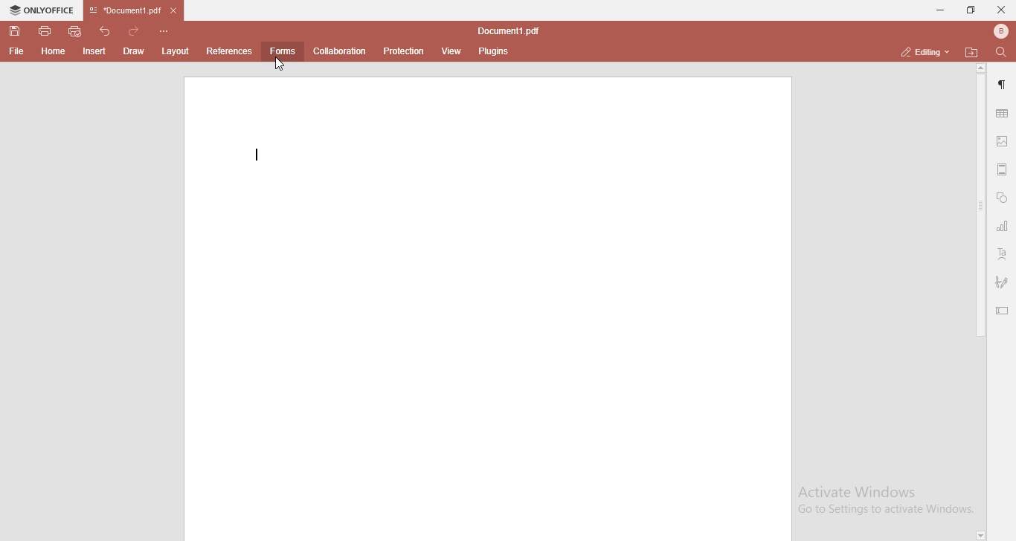 This screenshot has height=541, width=1016. What do you see at coordinates (1002, 199) in the screenshot?
I see `shapes` at bounding box center [1002, 199].